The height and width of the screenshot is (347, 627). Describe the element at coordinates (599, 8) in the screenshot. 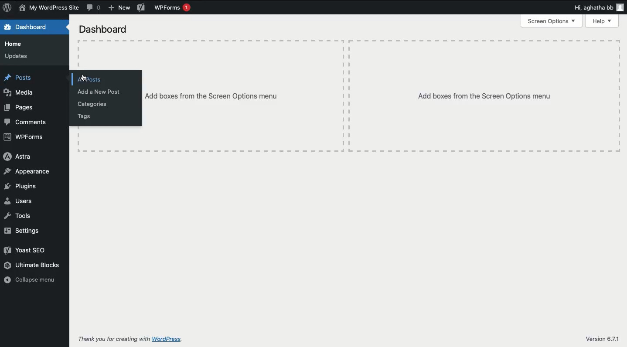

I see `Hi user` at that location.